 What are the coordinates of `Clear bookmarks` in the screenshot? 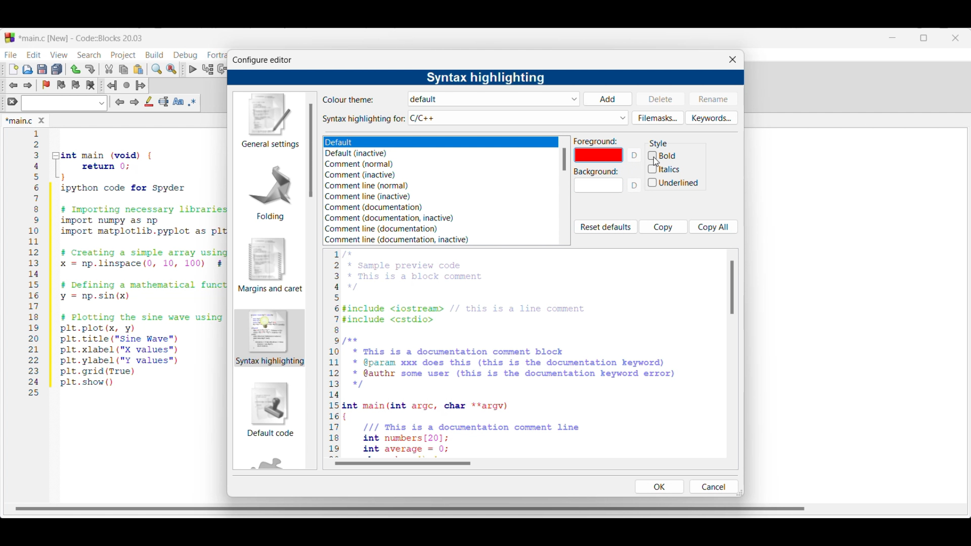 It's located at (90, 85).